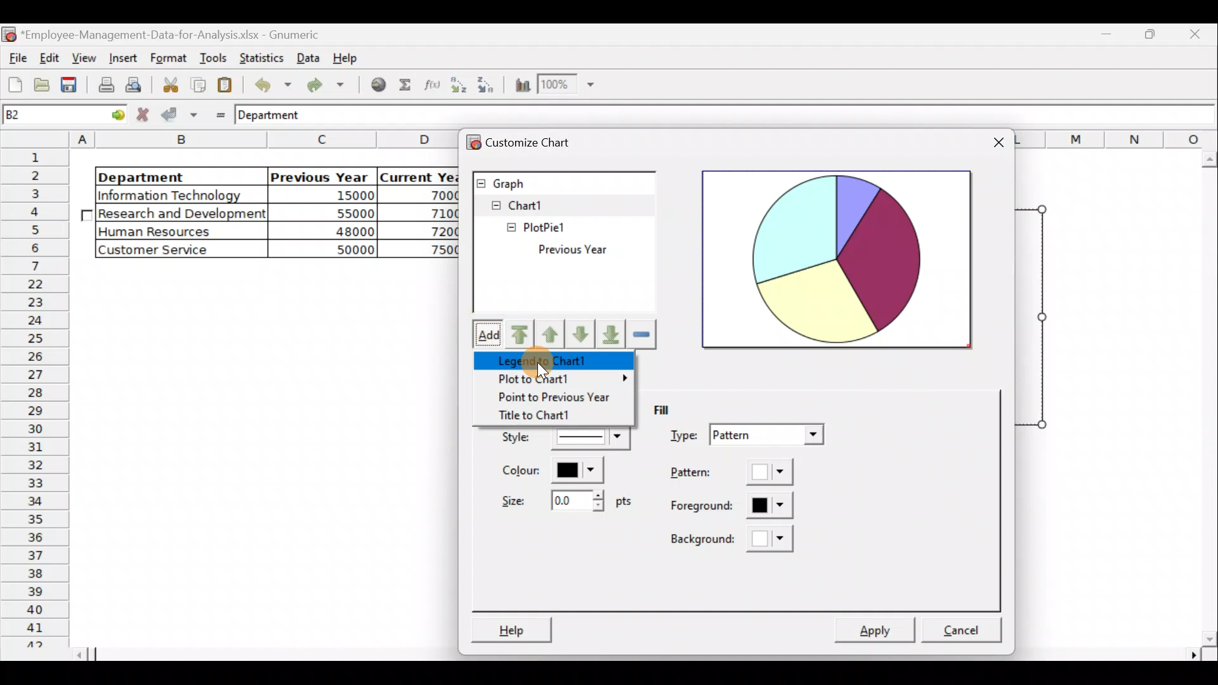 The width and height of the screenshot is (1218, 685). I want to click on Cursor on Legend to chart1, so click(544, 359).